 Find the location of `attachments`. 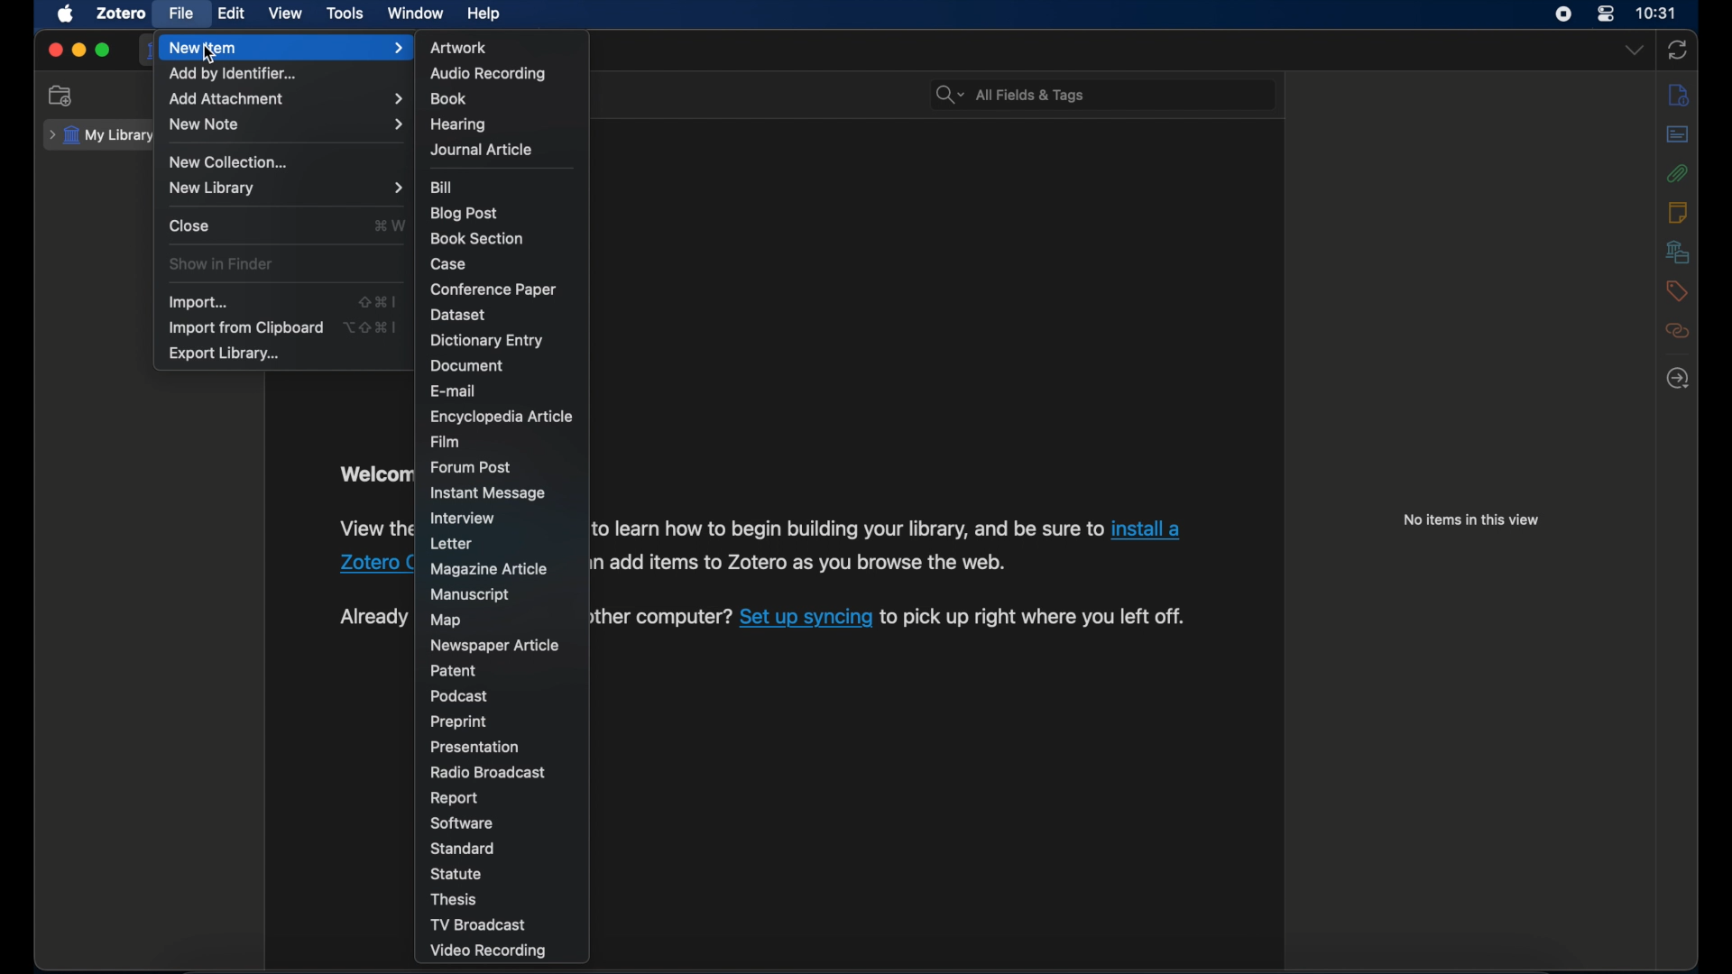

attachments is located at coordinates (1679, 173).